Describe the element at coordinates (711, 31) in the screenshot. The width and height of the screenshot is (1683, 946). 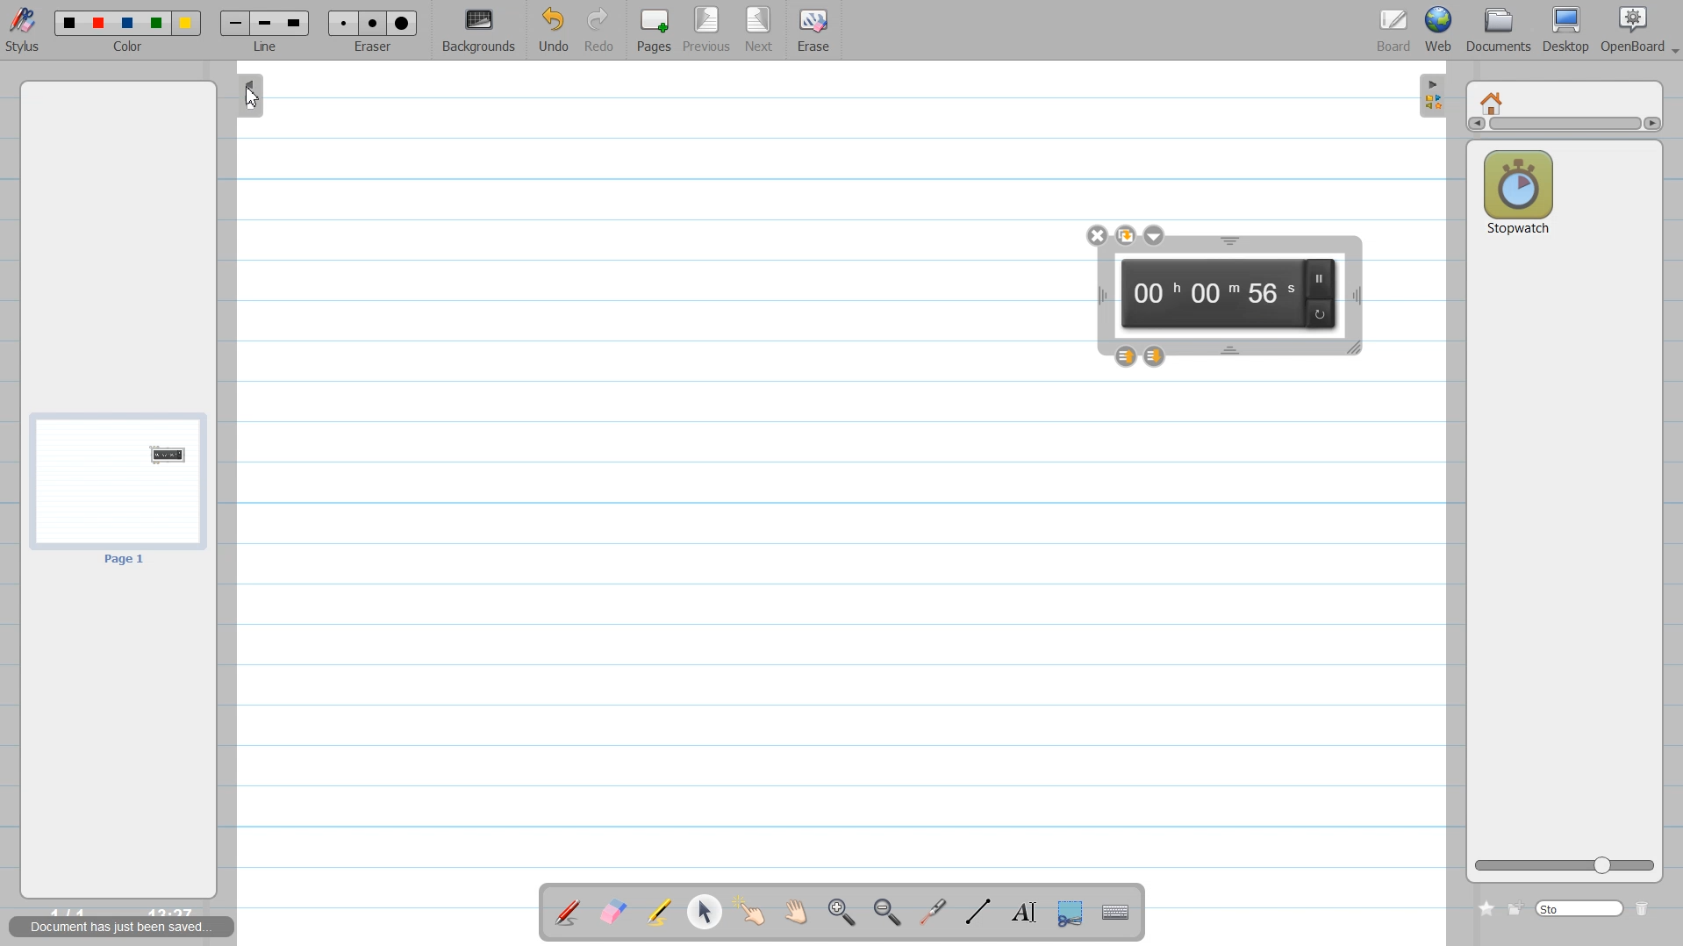
I see `Previous` at that location.